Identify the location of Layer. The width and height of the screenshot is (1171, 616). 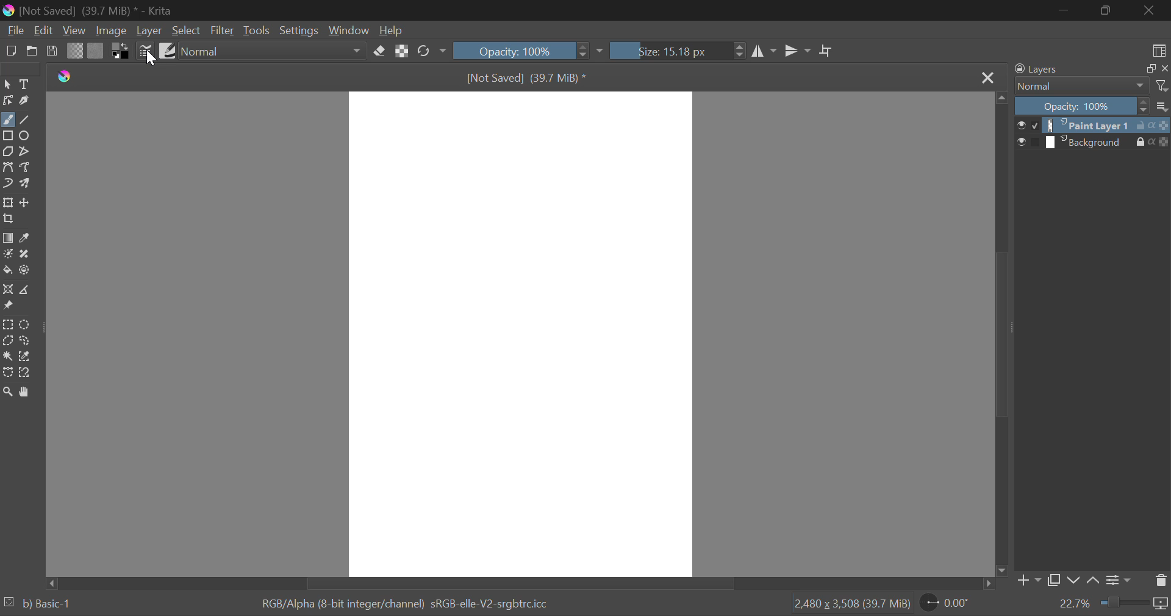
(149, 32).